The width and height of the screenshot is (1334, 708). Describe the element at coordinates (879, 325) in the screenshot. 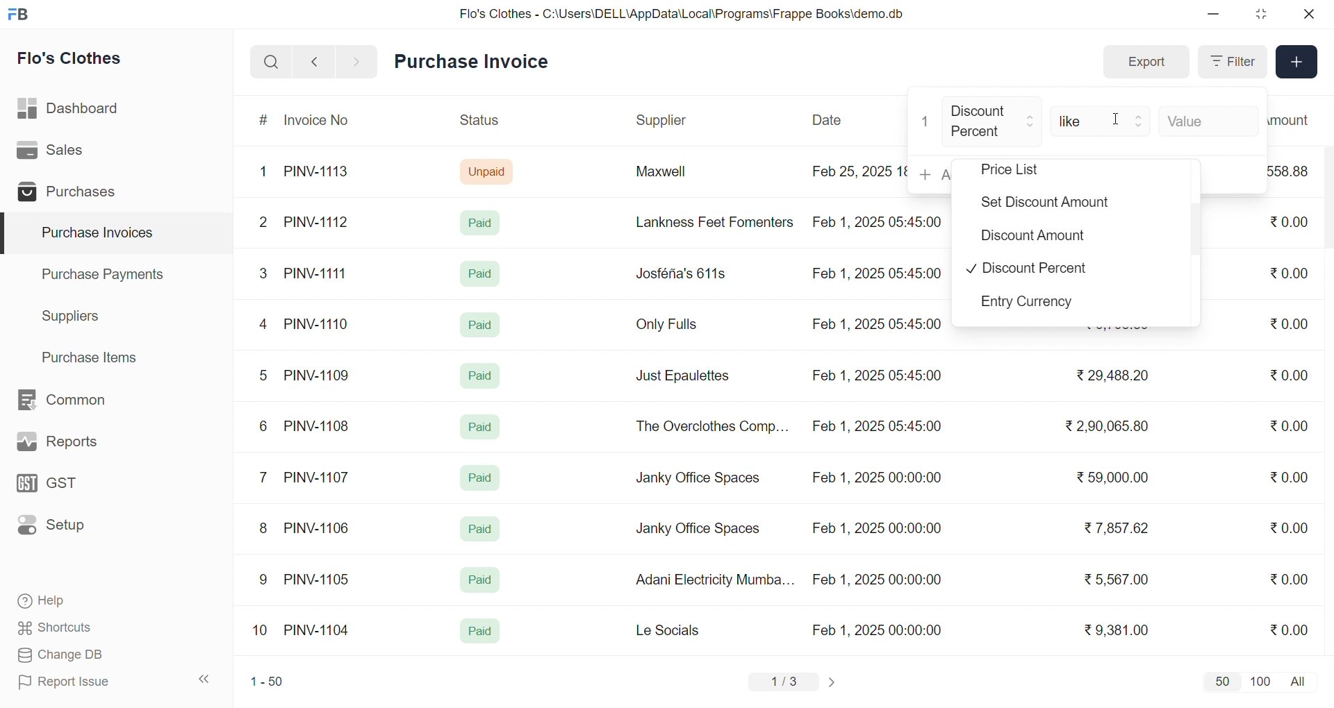

I see `Feb 1, 2025 05:45:00` at that location.